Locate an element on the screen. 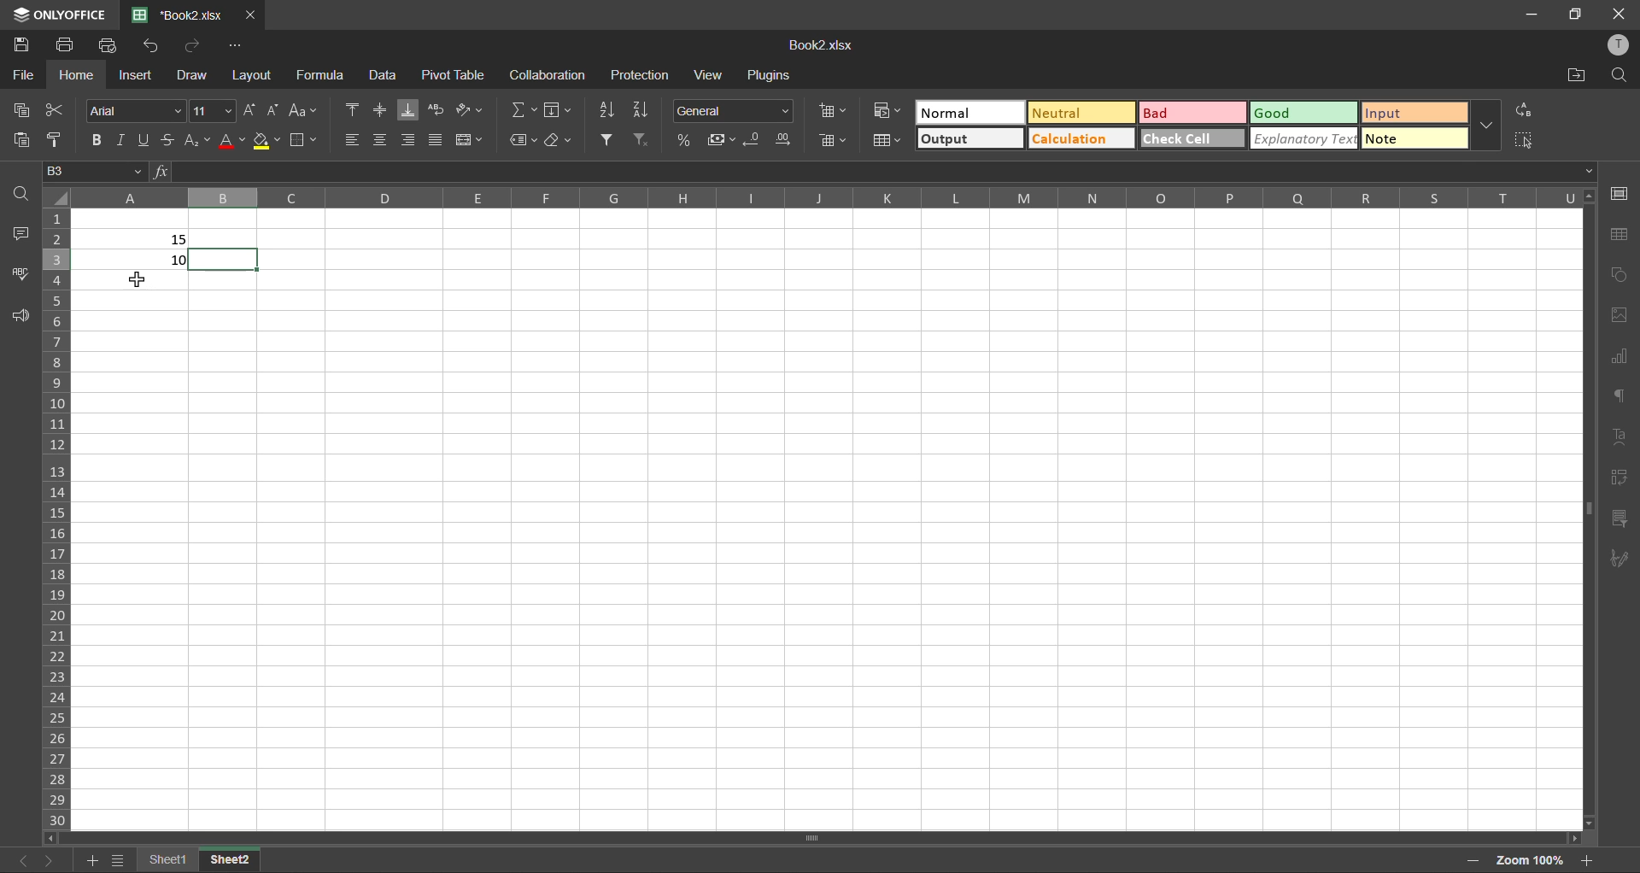 Image resolution: width=1640 pixels, height=873 pixels. merge and center is located at coordinates (475, 142).